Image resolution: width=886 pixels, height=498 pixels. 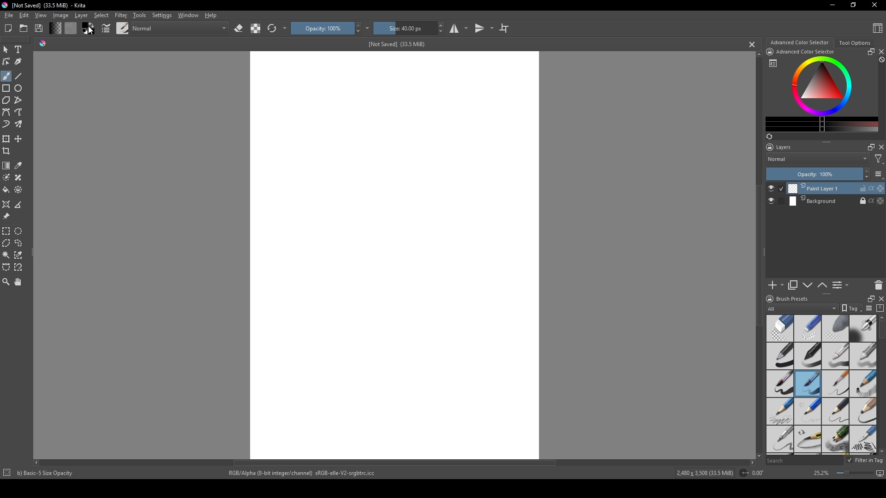 I want to click on icon, so click(x=769, y=52).